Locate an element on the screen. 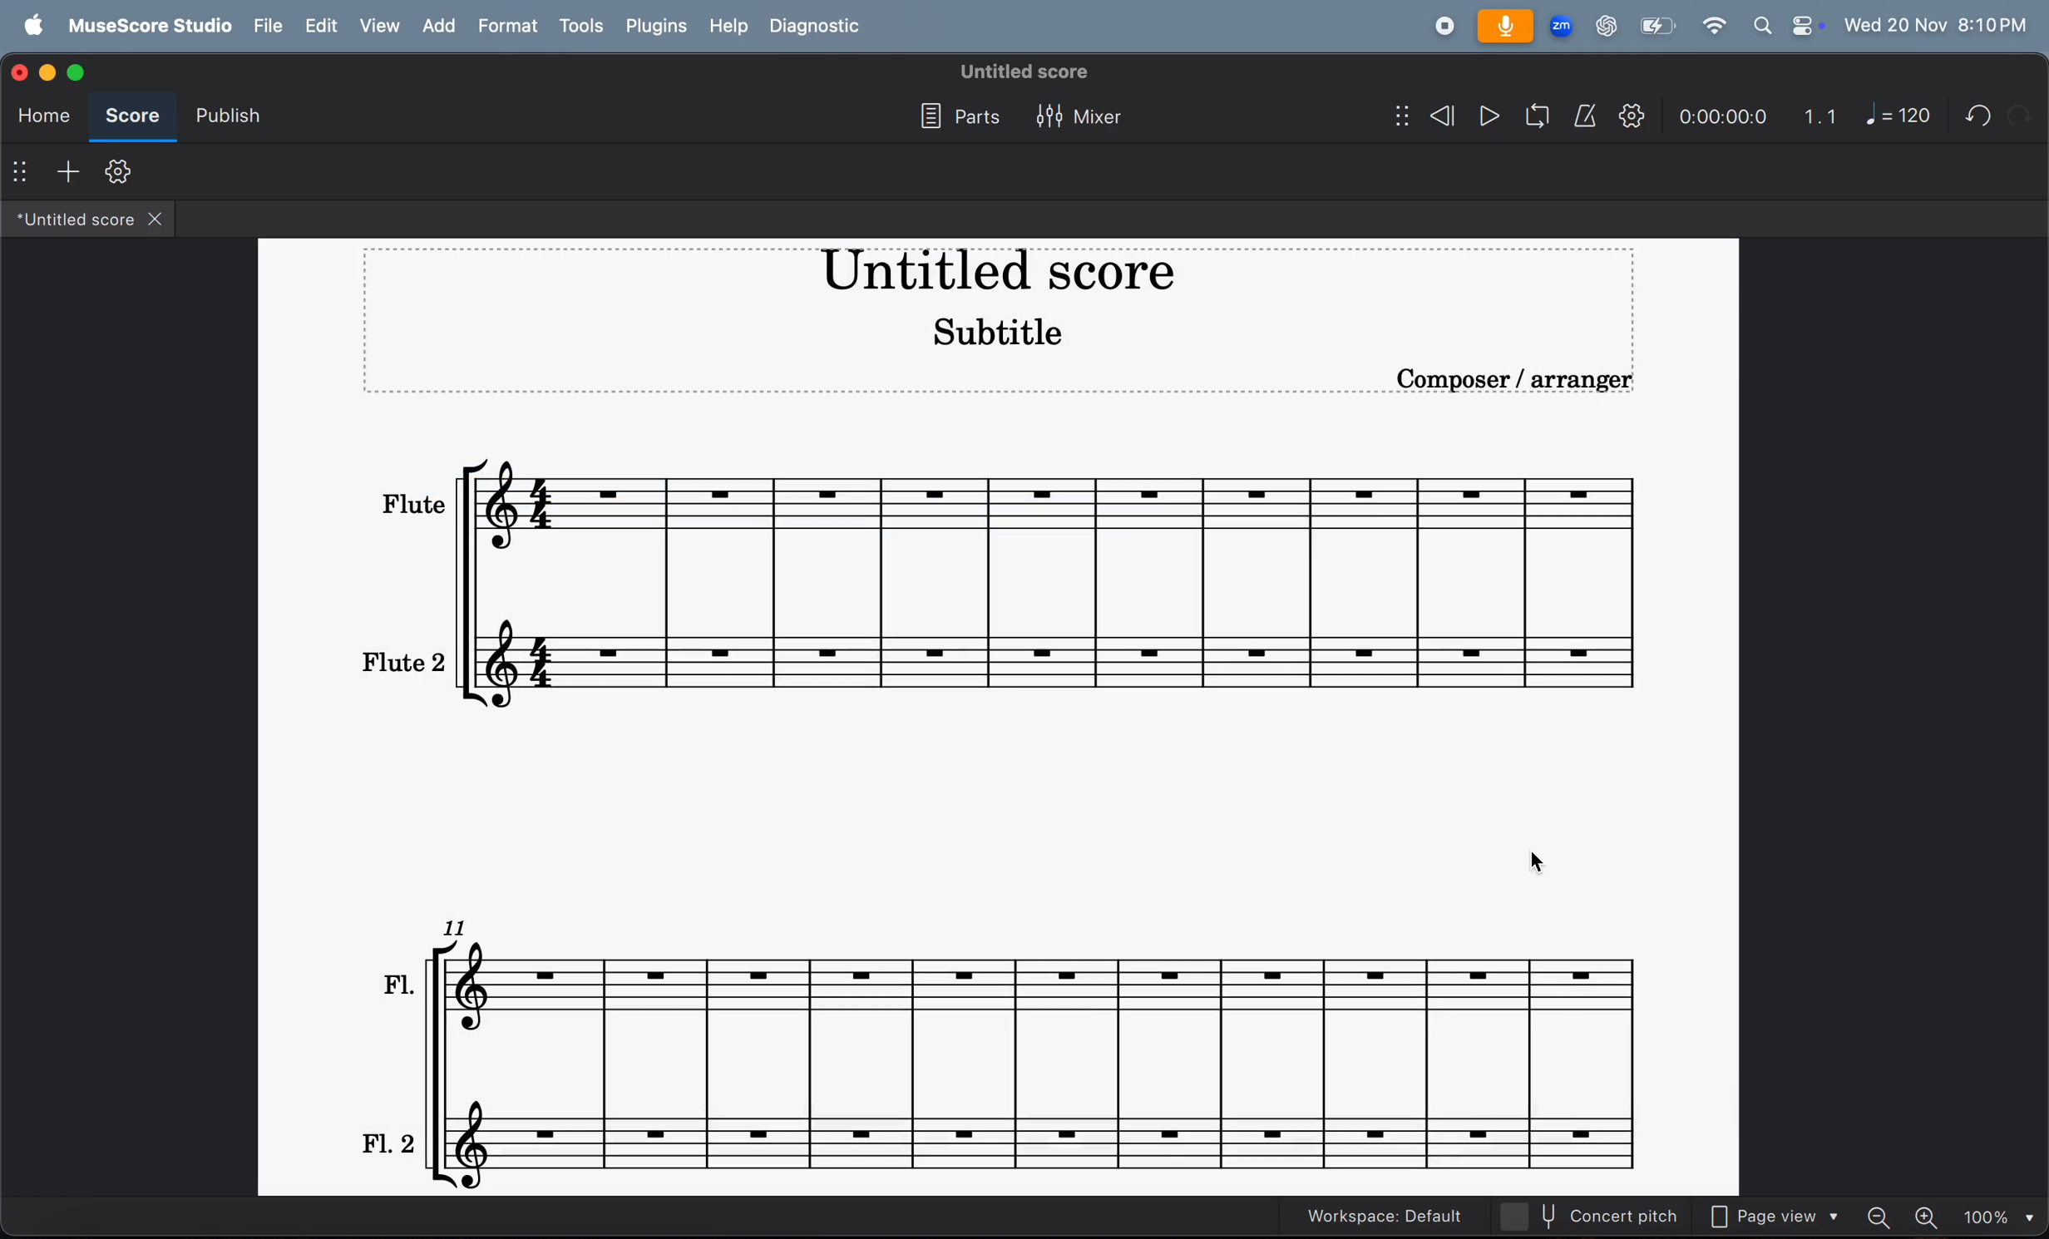  untitled score is located at coordinates (71, 221).